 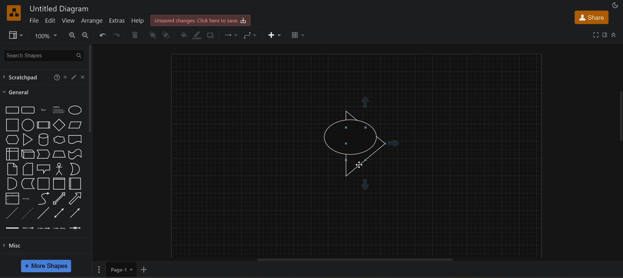 I want to click on link, so click(x=12, y=228).